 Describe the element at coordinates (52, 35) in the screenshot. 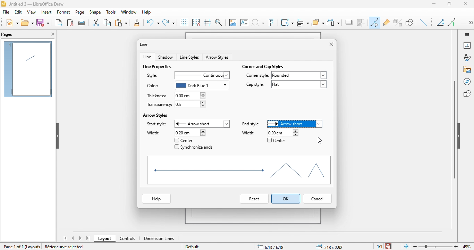

I see `close` at that location.